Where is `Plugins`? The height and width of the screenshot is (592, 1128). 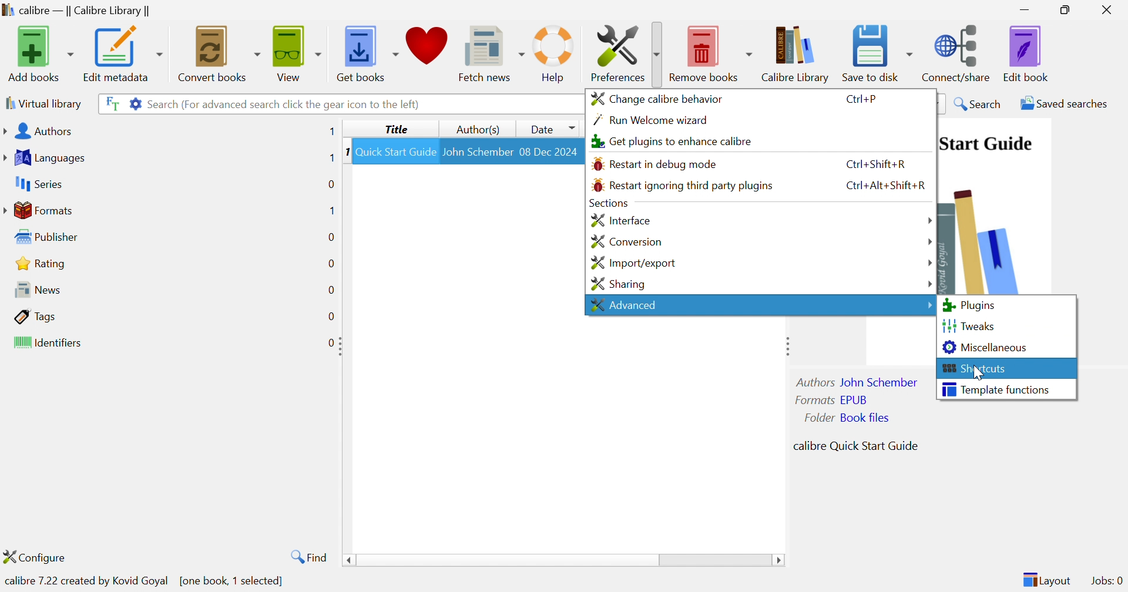 Plugins is located at coordinates (969, 305).